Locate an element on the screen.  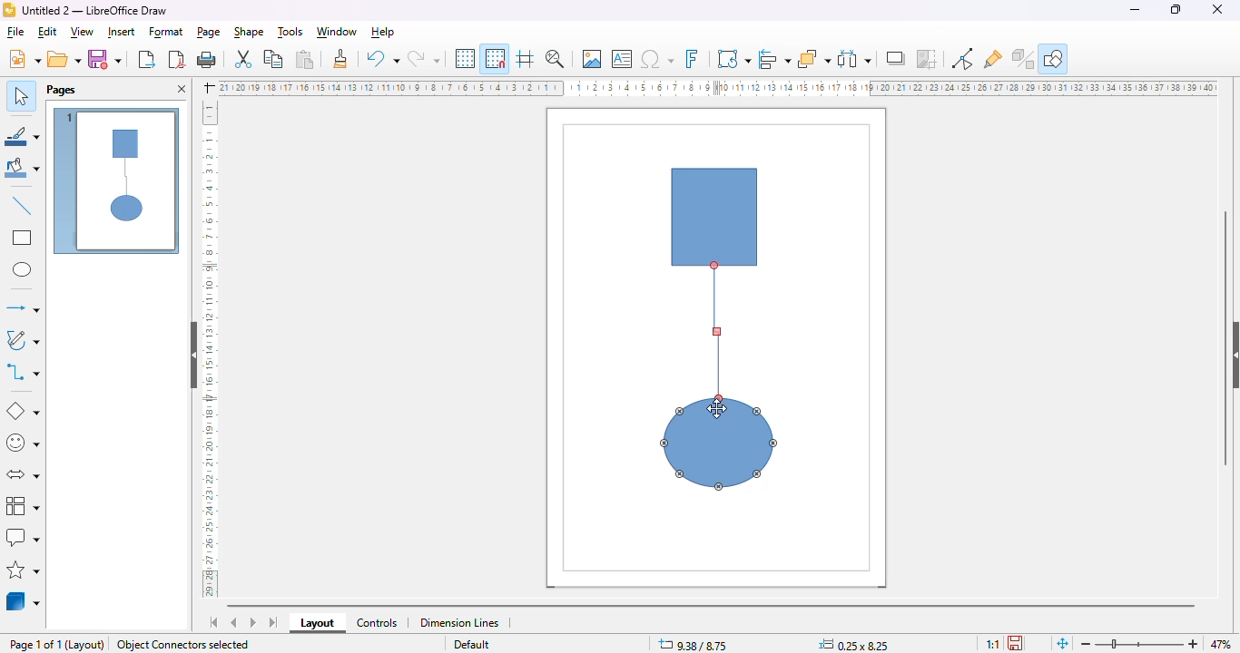
zoom factor is located at coordinates (1222, 643).